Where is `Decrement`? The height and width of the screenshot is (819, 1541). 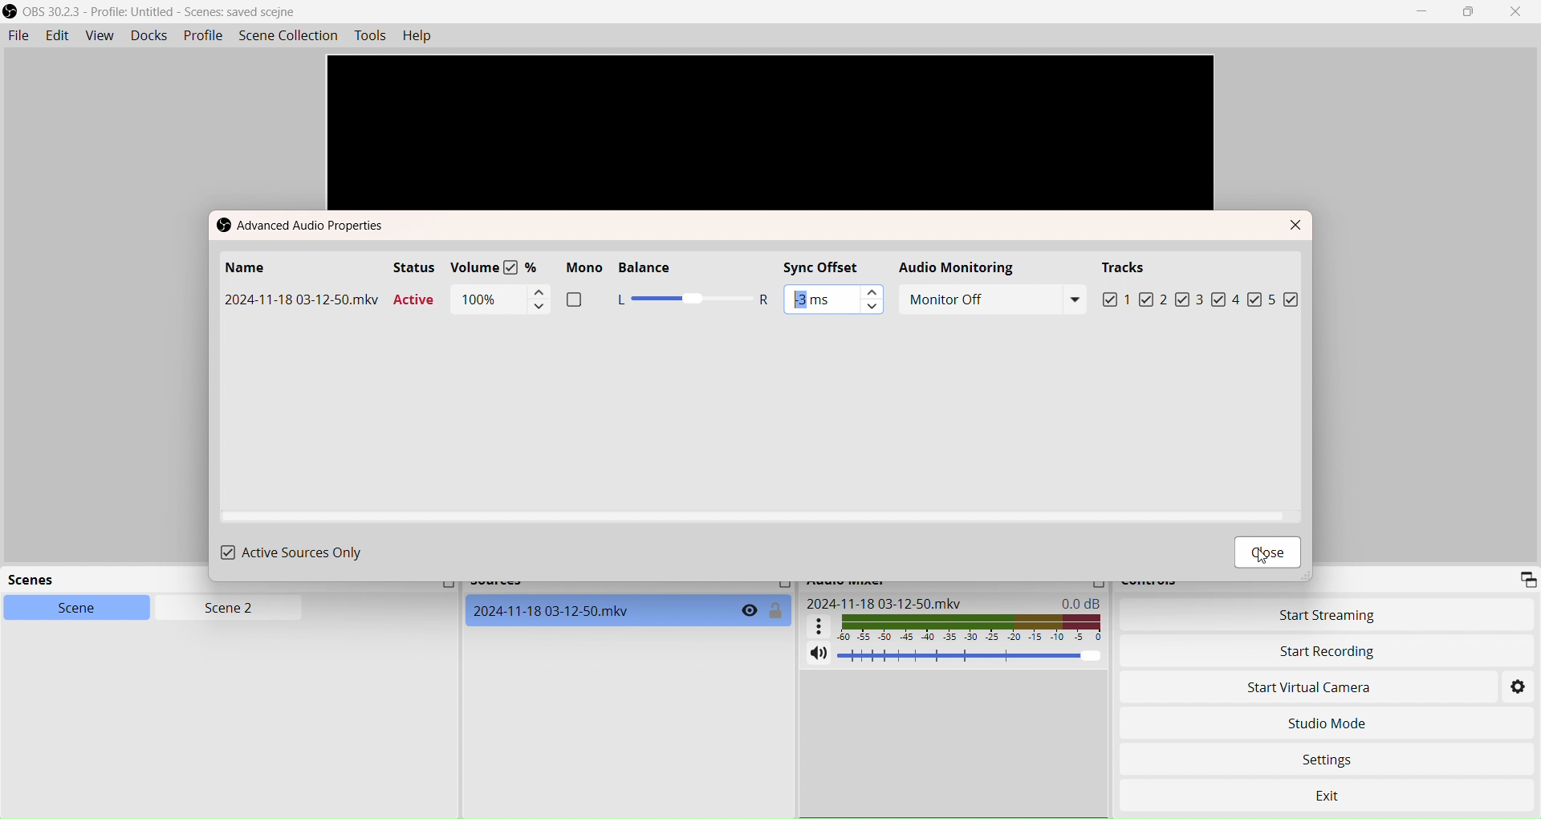
Decrement is located at coordinates (872, 308).